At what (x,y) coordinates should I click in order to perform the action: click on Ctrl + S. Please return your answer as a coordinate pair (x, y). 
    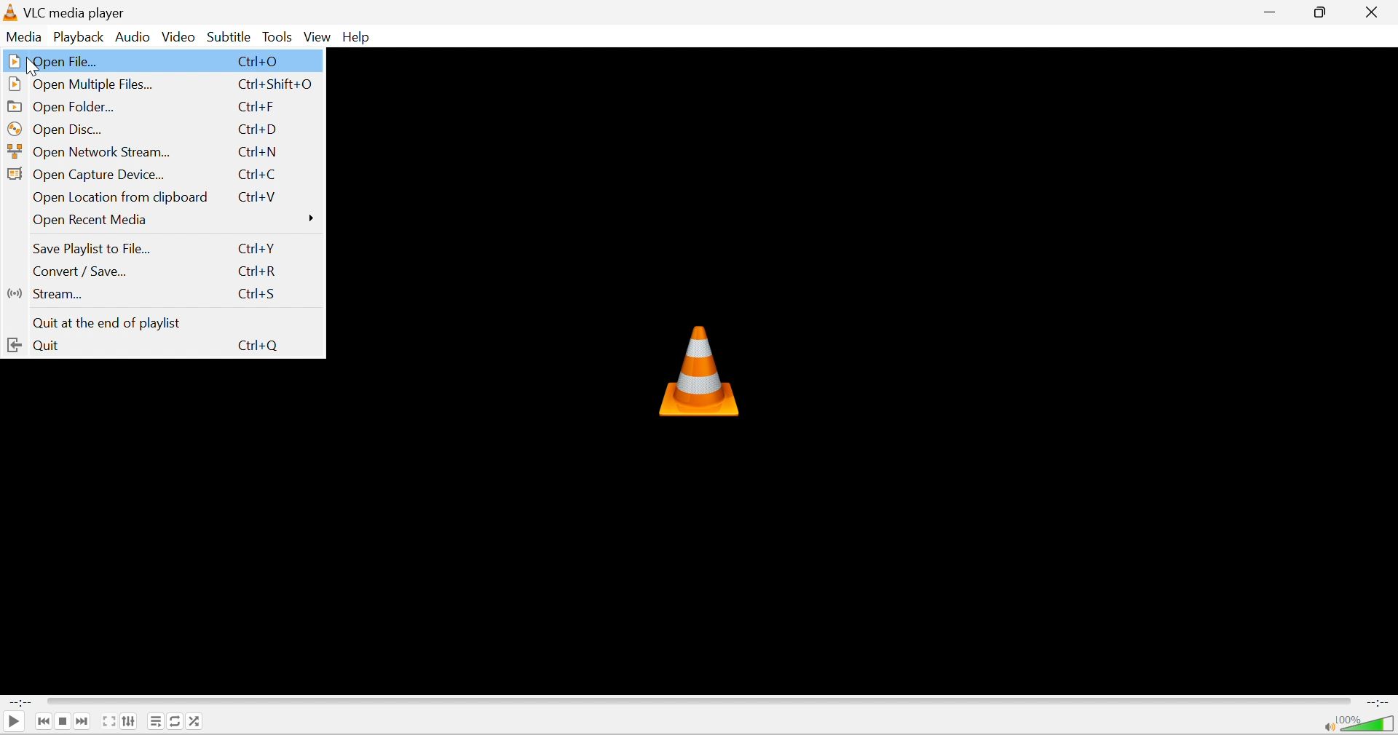
    Looking at the image, I should click on (255, 295).